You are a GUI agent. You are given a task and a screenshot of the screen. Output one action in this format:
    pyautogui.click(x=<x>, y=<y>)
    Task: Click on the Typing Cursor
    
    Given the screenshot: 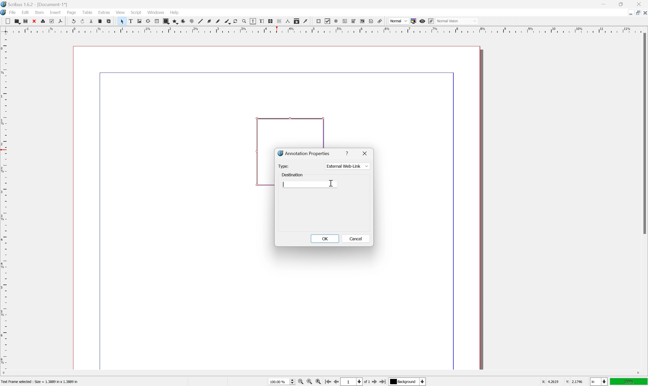 What is the action you would take?
    pyautogui.click(x=284, y=184)
    